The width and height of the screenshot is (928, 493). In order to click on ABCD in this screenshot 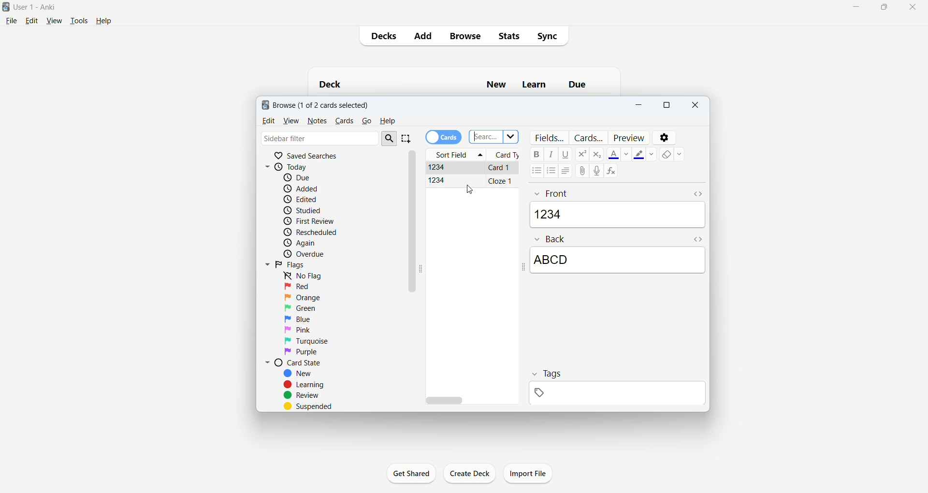, I will do `click(617, 260)`.